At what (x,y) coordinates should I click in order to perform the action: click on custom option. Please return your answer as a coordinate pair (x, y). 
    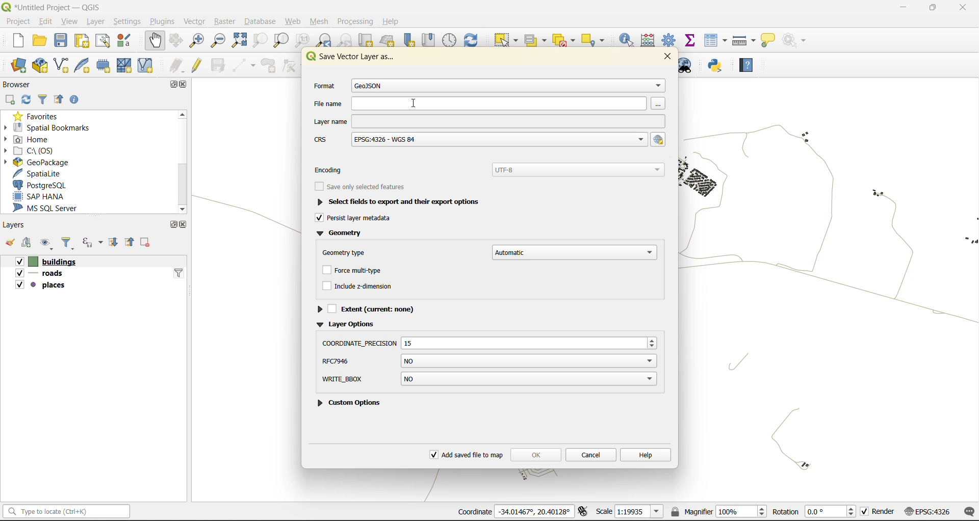
    Looking at the image, I should click on (354, 404).